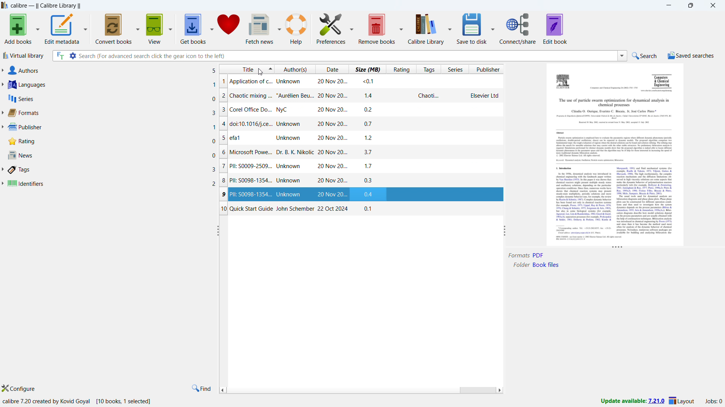 Image resolution: width=725 pixels, height=407 pixels. Describe the element at coordinates (229, 27) in the screenshot. I see `donate to support calibre` at that location.